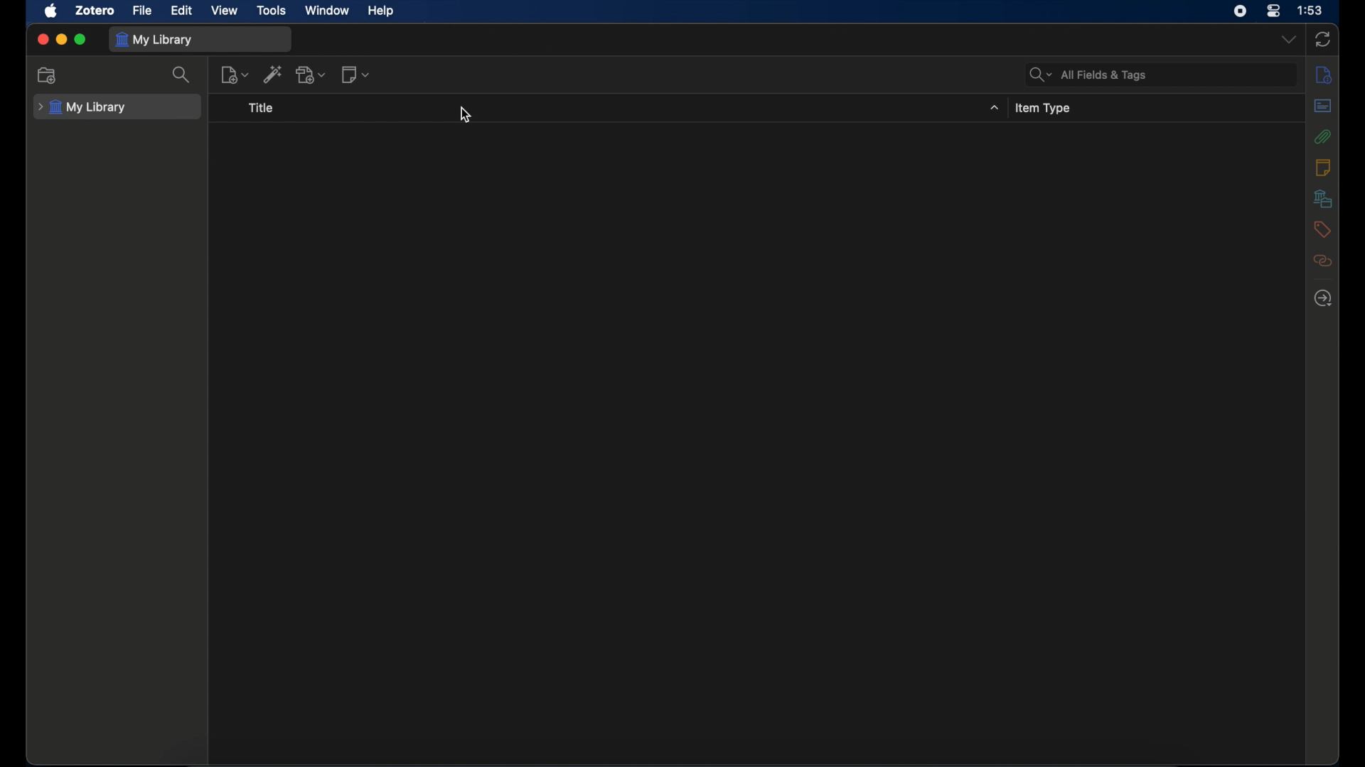 The image size is (1365, 767). Describe the element at coordinates (82, 107) in the screenshot. I see `my library` at that location.